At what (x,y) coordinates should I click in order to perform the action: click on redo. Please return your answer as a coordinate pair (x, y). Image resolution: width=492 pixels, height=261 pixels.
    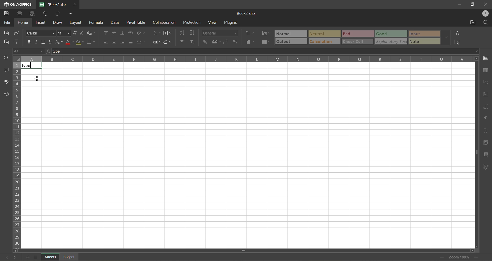
    Looking at the image, I should click on (58, 14).